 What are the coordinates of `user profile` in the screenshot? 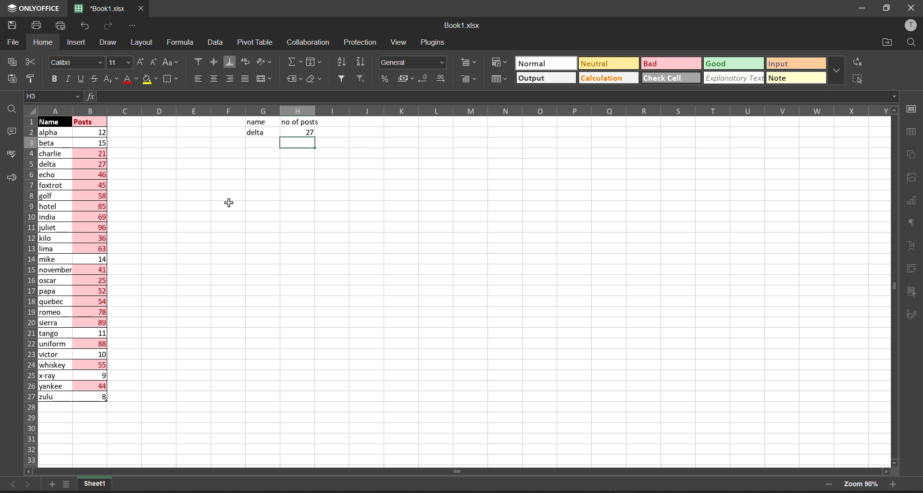 It's located at (912, 25).